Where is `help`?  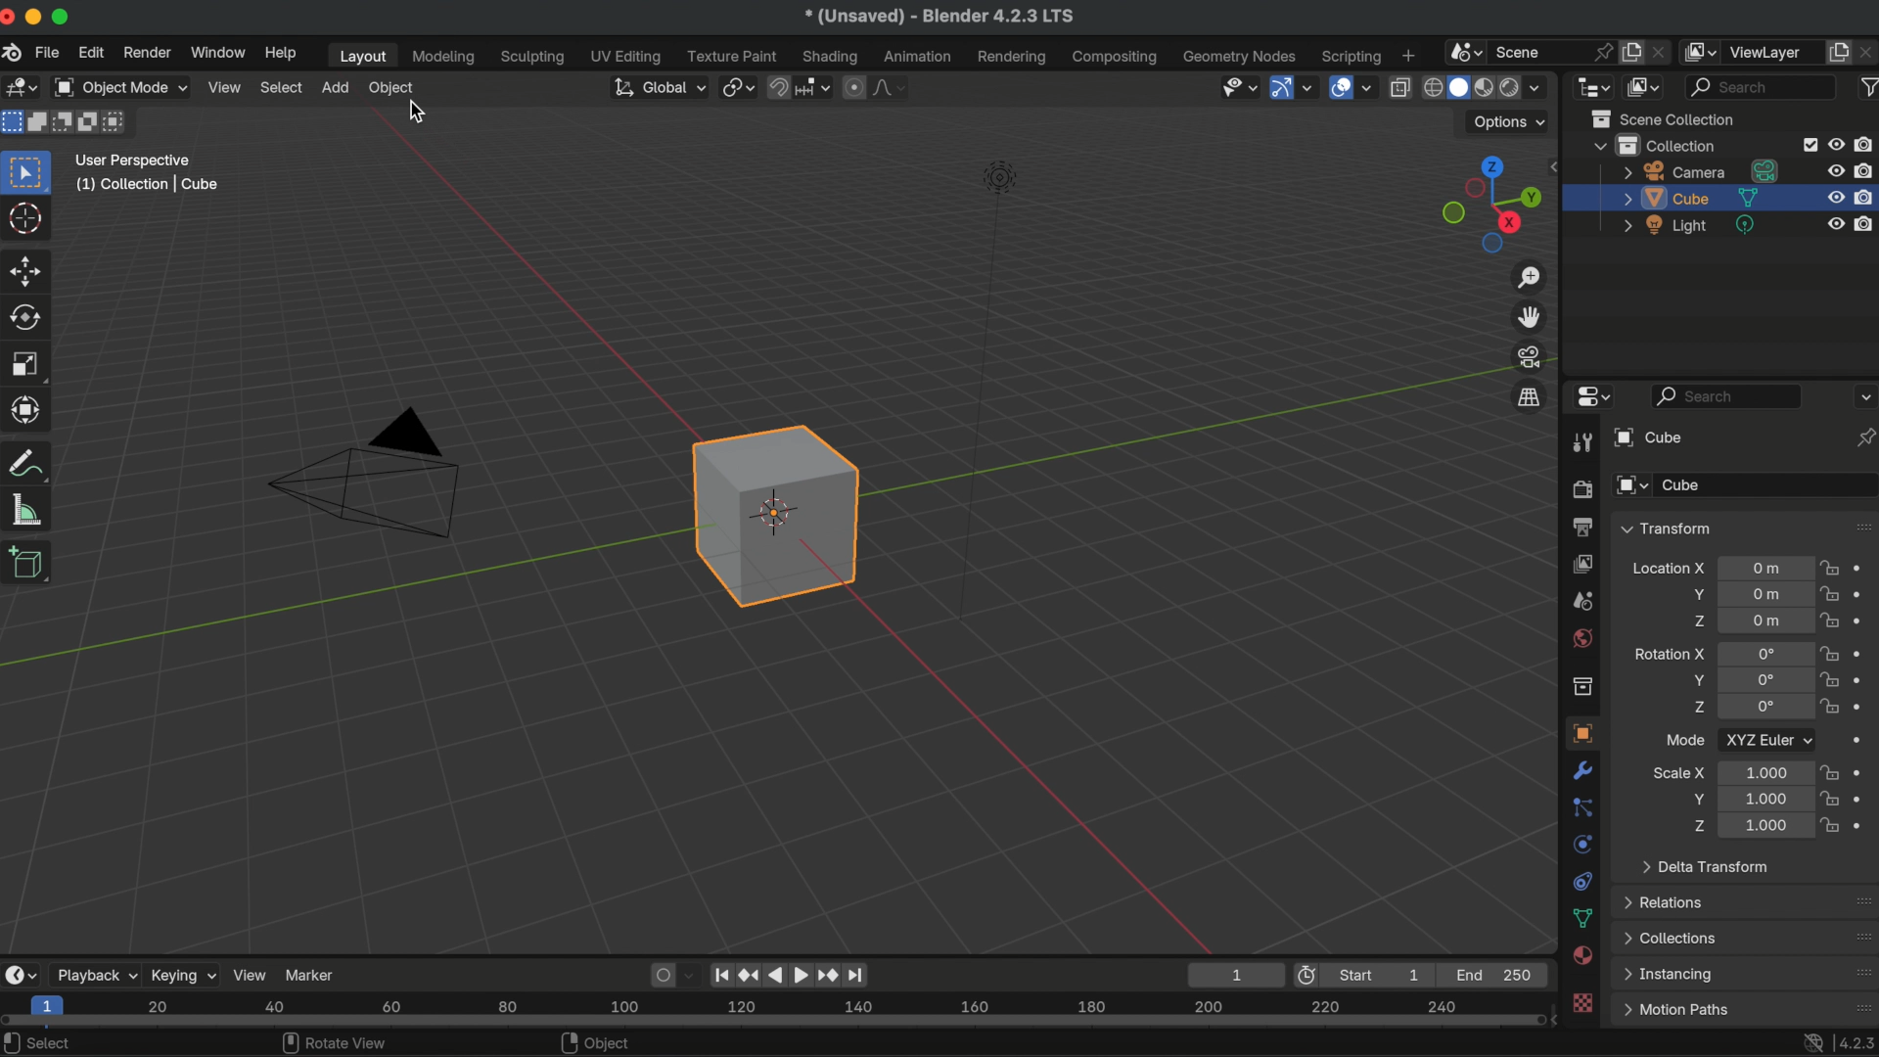 help is located at coordinates (280, 53).